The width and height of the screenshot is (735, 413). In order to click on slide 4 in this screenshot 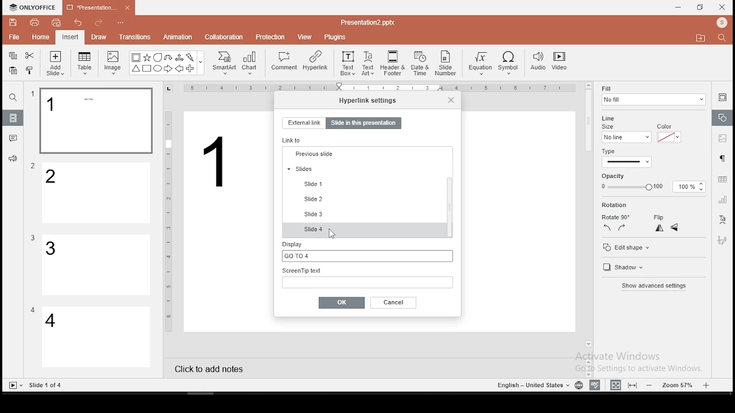, I will do `click(365, 231)`.